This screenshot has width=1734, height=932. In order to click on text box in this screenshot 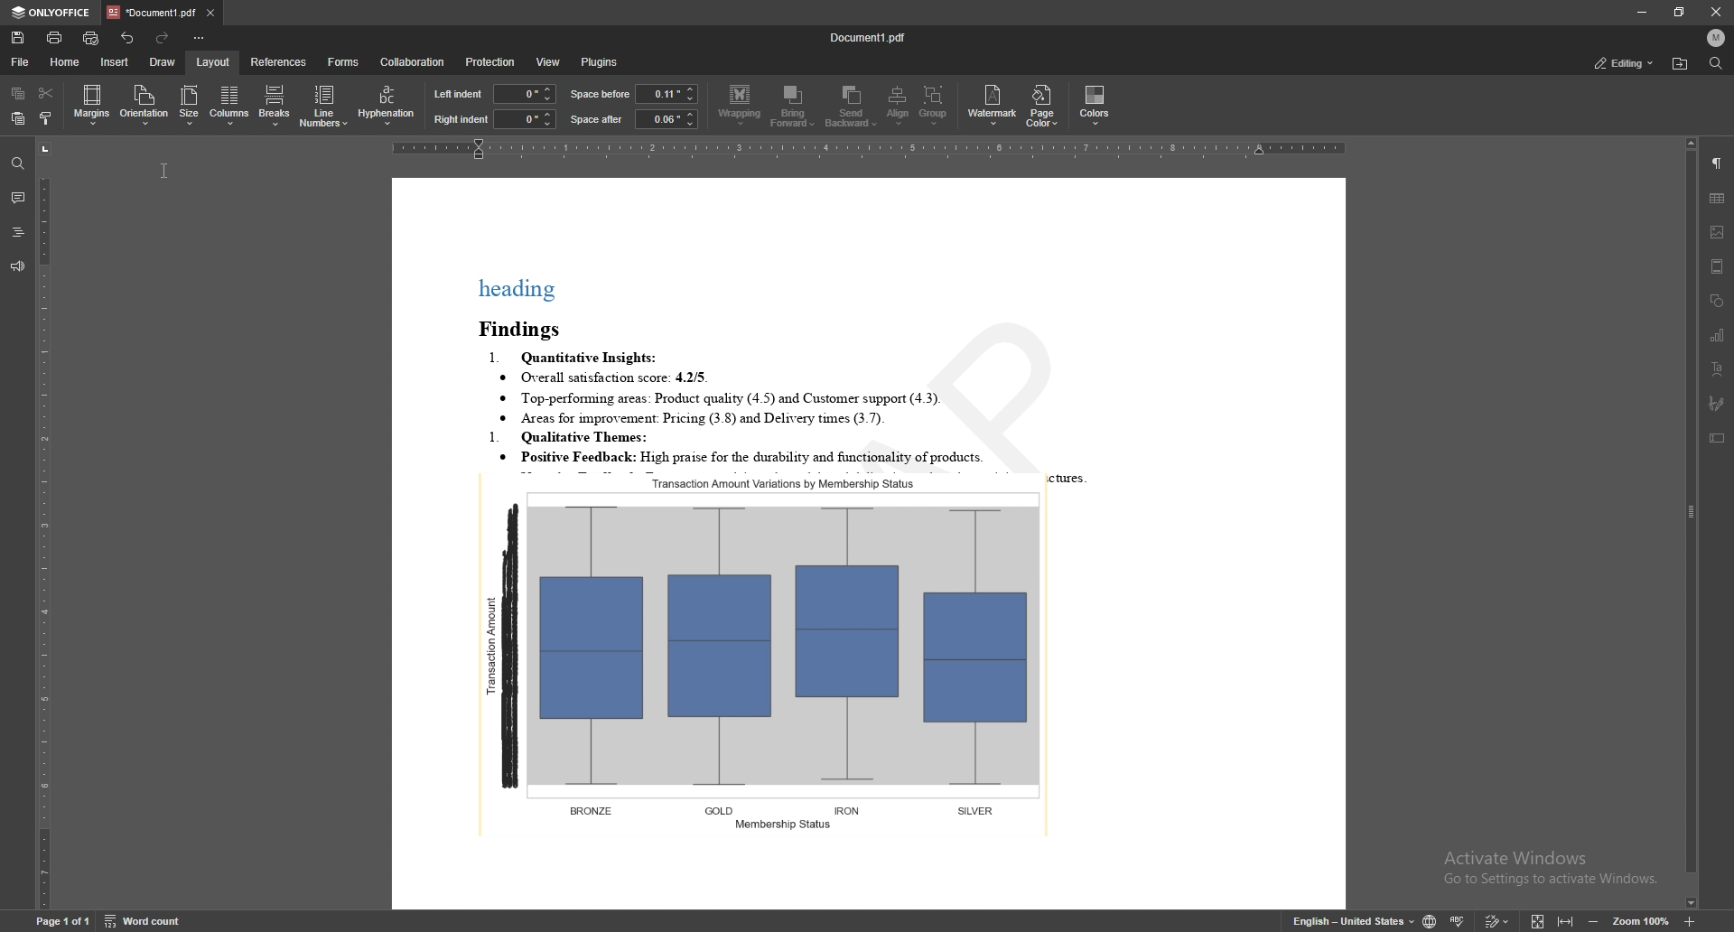, I will do `click(1717, 437)`.